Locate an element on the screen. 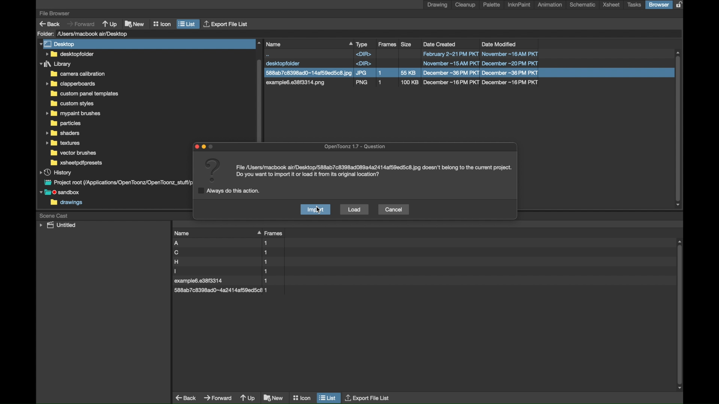 The height and width of the screenshot is (404, 719). folder is located at coordinates (69, 54).